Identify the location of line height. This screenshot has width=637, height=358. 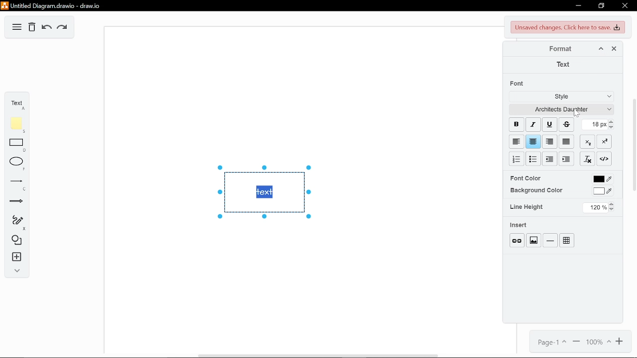
(527, 207).